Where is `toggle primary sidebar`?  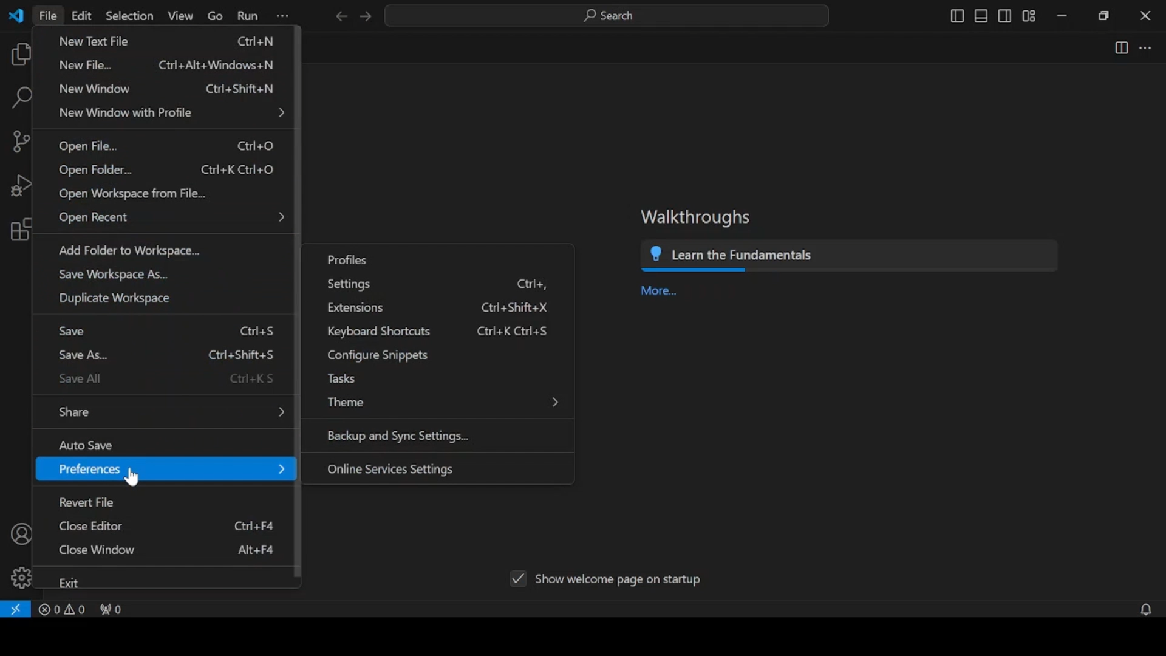
toggle primary sidebar is located at coordinates (956, 16).